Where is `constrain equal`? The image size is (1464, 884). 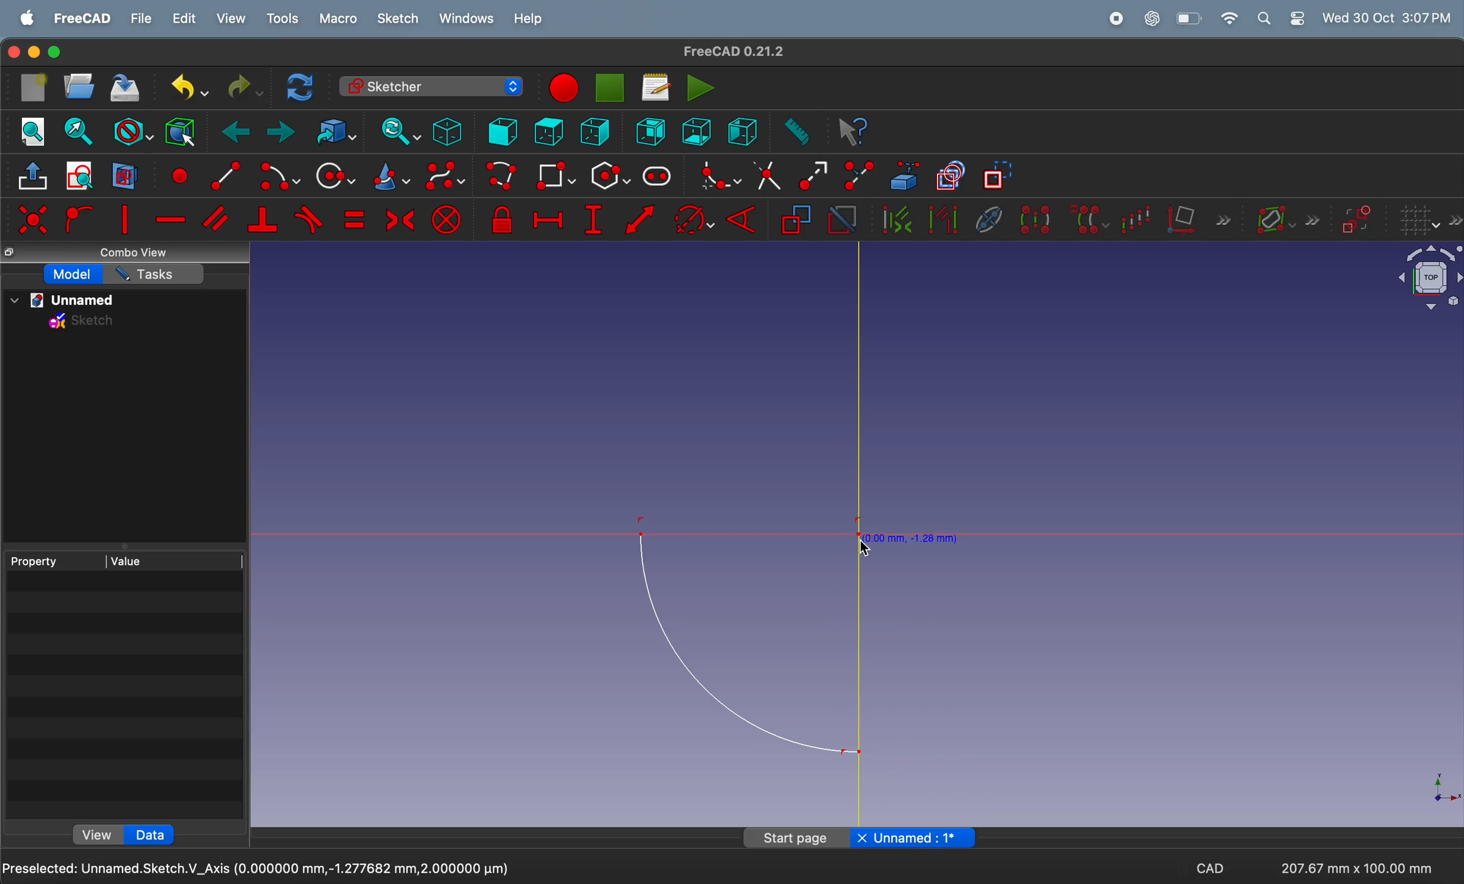
constrain equal is located at coordinates (354, 219).